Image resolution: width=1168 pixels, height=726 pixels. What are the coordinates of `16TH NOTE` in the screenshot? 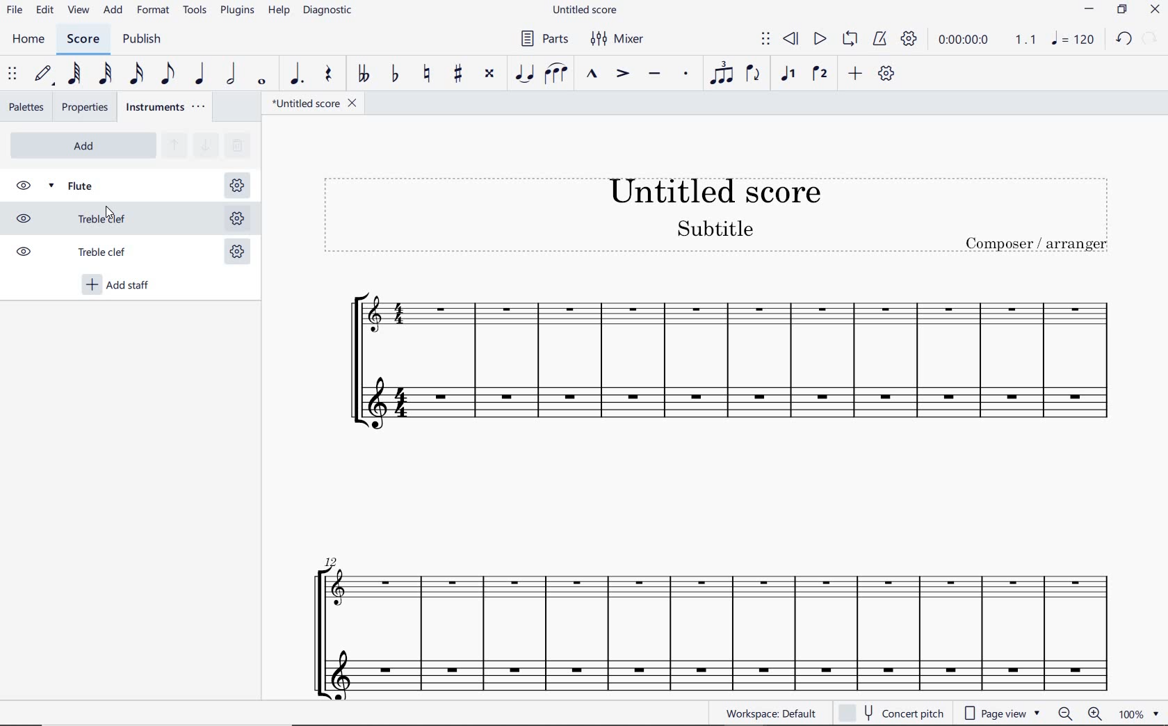 It's located at (137, 74).